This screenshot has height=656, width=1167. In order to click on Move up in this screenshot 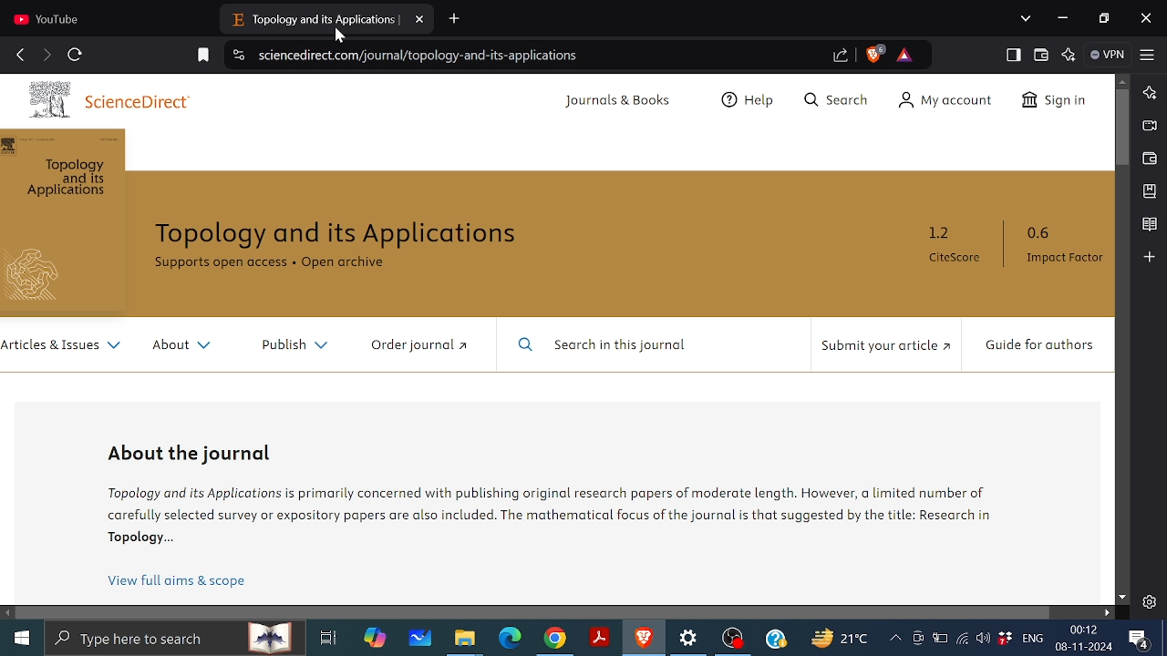, I will do `click(1122, 80)`.